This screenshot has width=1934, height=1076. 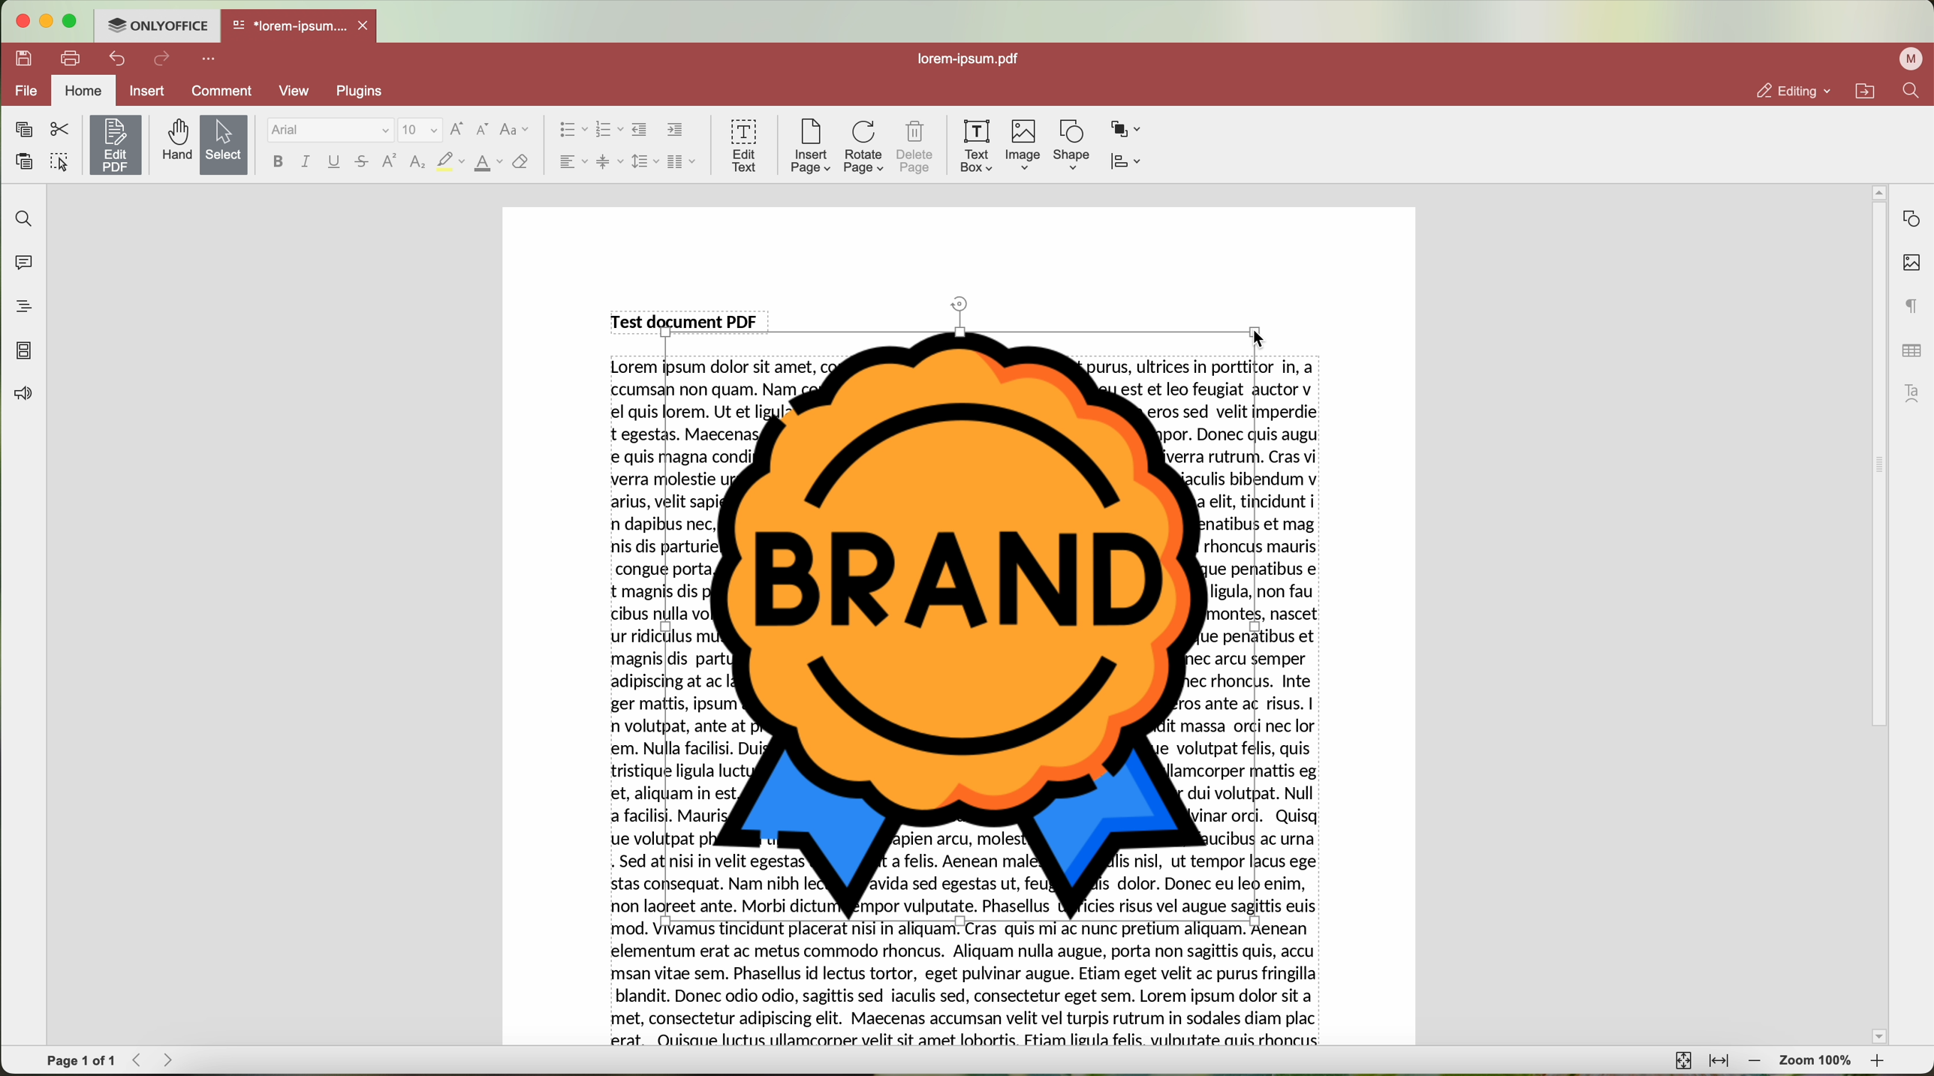 I want to click on highlight color, so click(x=450, y=163).